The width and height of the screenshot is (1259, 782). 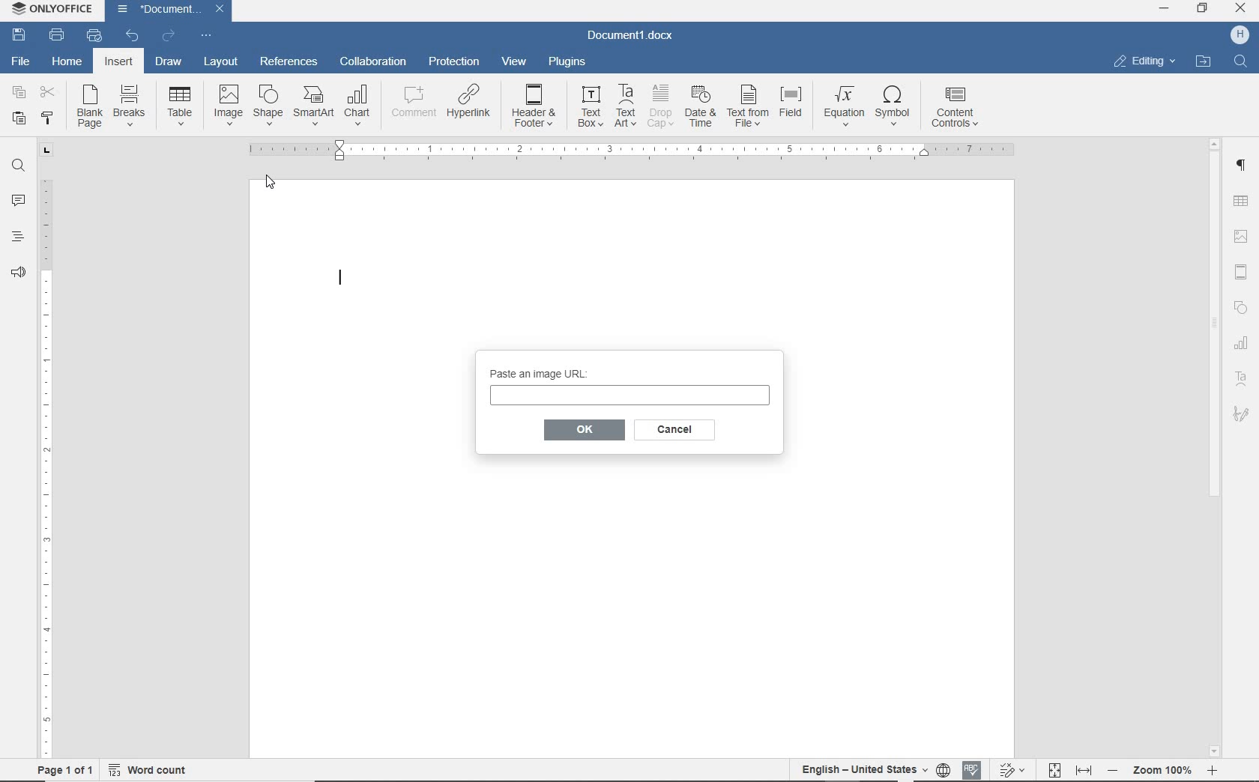 What do you see at coordinates (18, 201) in the screenshot?
I see `comments` at bounding box center [18, 201].